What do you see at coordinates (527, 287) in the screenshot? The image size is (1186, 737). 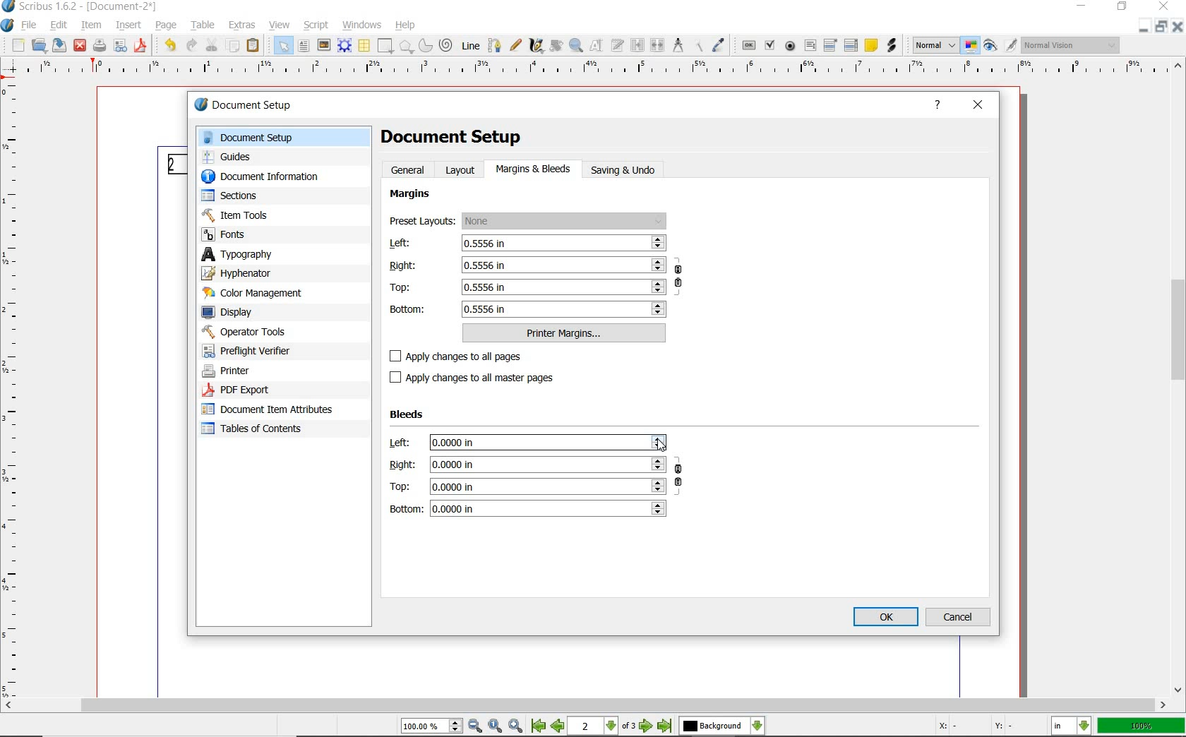 I see `Top` at bounding box center [527, 287].